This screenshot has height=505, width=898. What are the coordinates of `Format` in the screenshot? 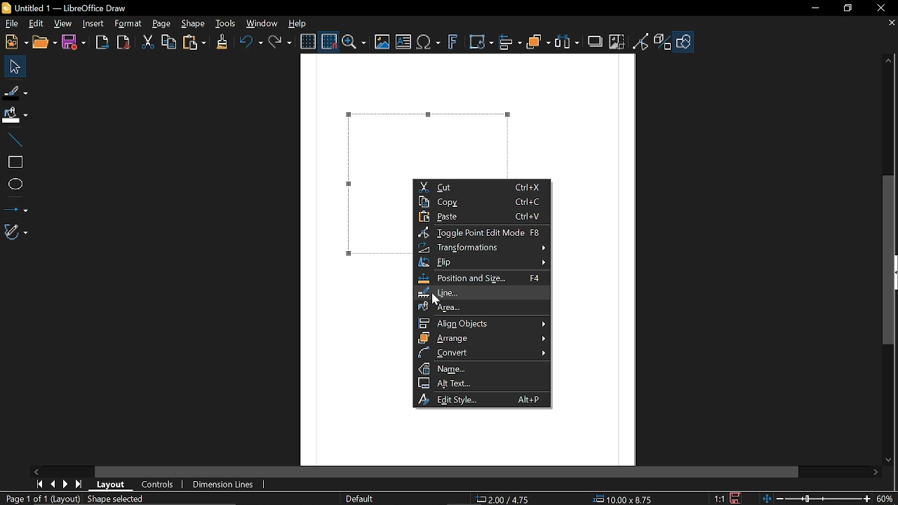 It's located at (128, 24).